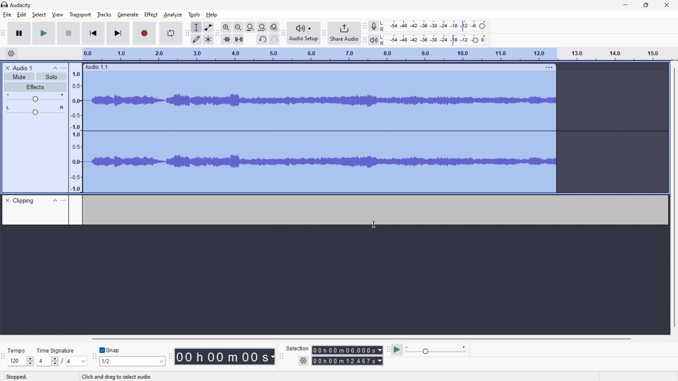  I want to click on edit toolbar, so click(218, 34).